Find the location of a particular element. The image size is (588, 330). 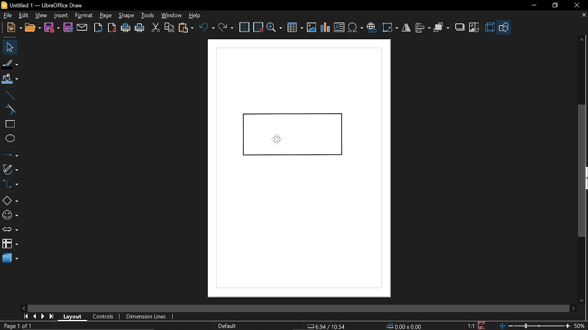

line is located at coordinates (9, 95).